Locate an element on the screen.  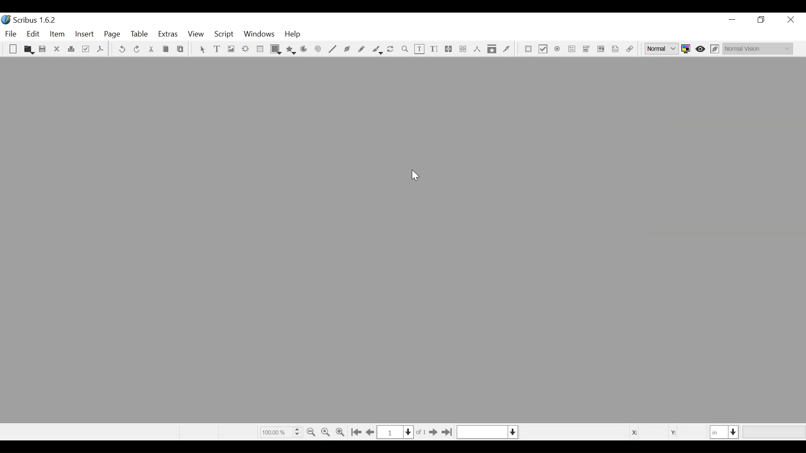
Scribus Desktop Icon is located at coordinates (31, 21).